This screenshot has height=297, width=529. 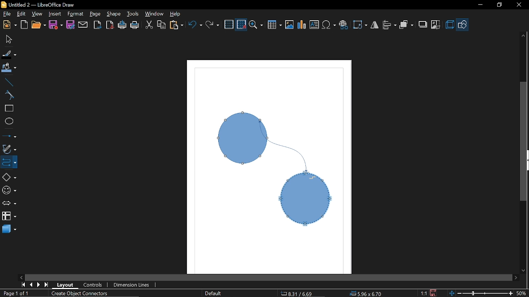 I want to click on rectangle, so click(x=8, y=108).